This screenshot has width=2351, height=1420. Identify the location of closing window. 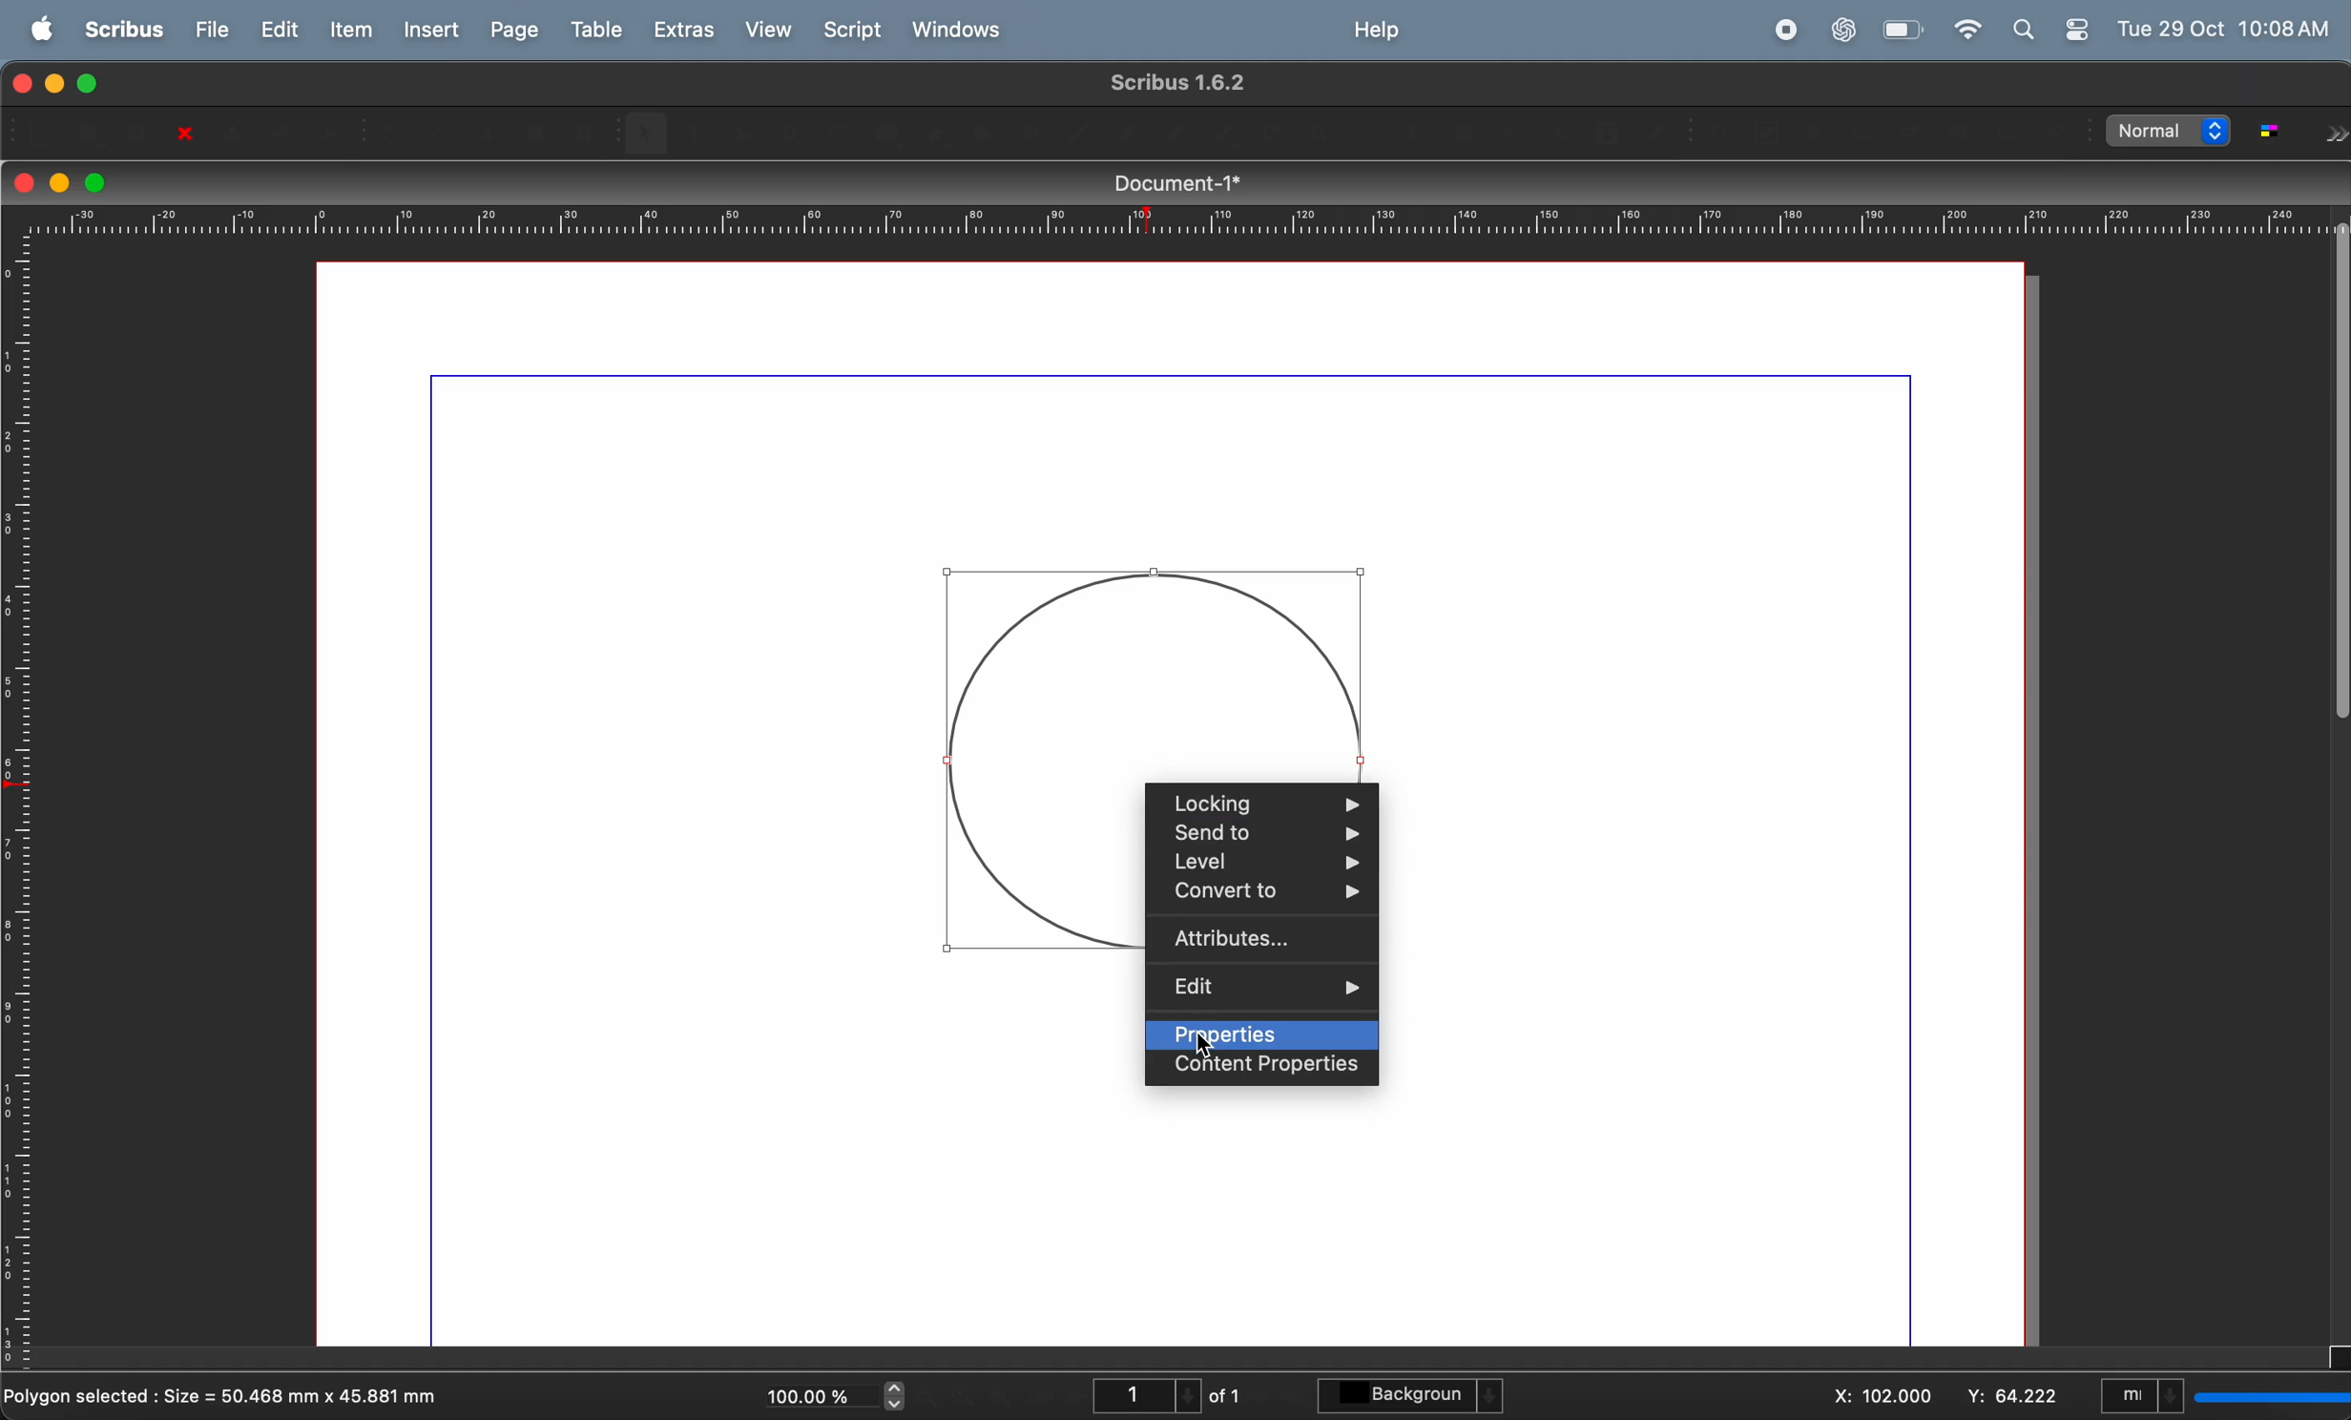
(21, 83).